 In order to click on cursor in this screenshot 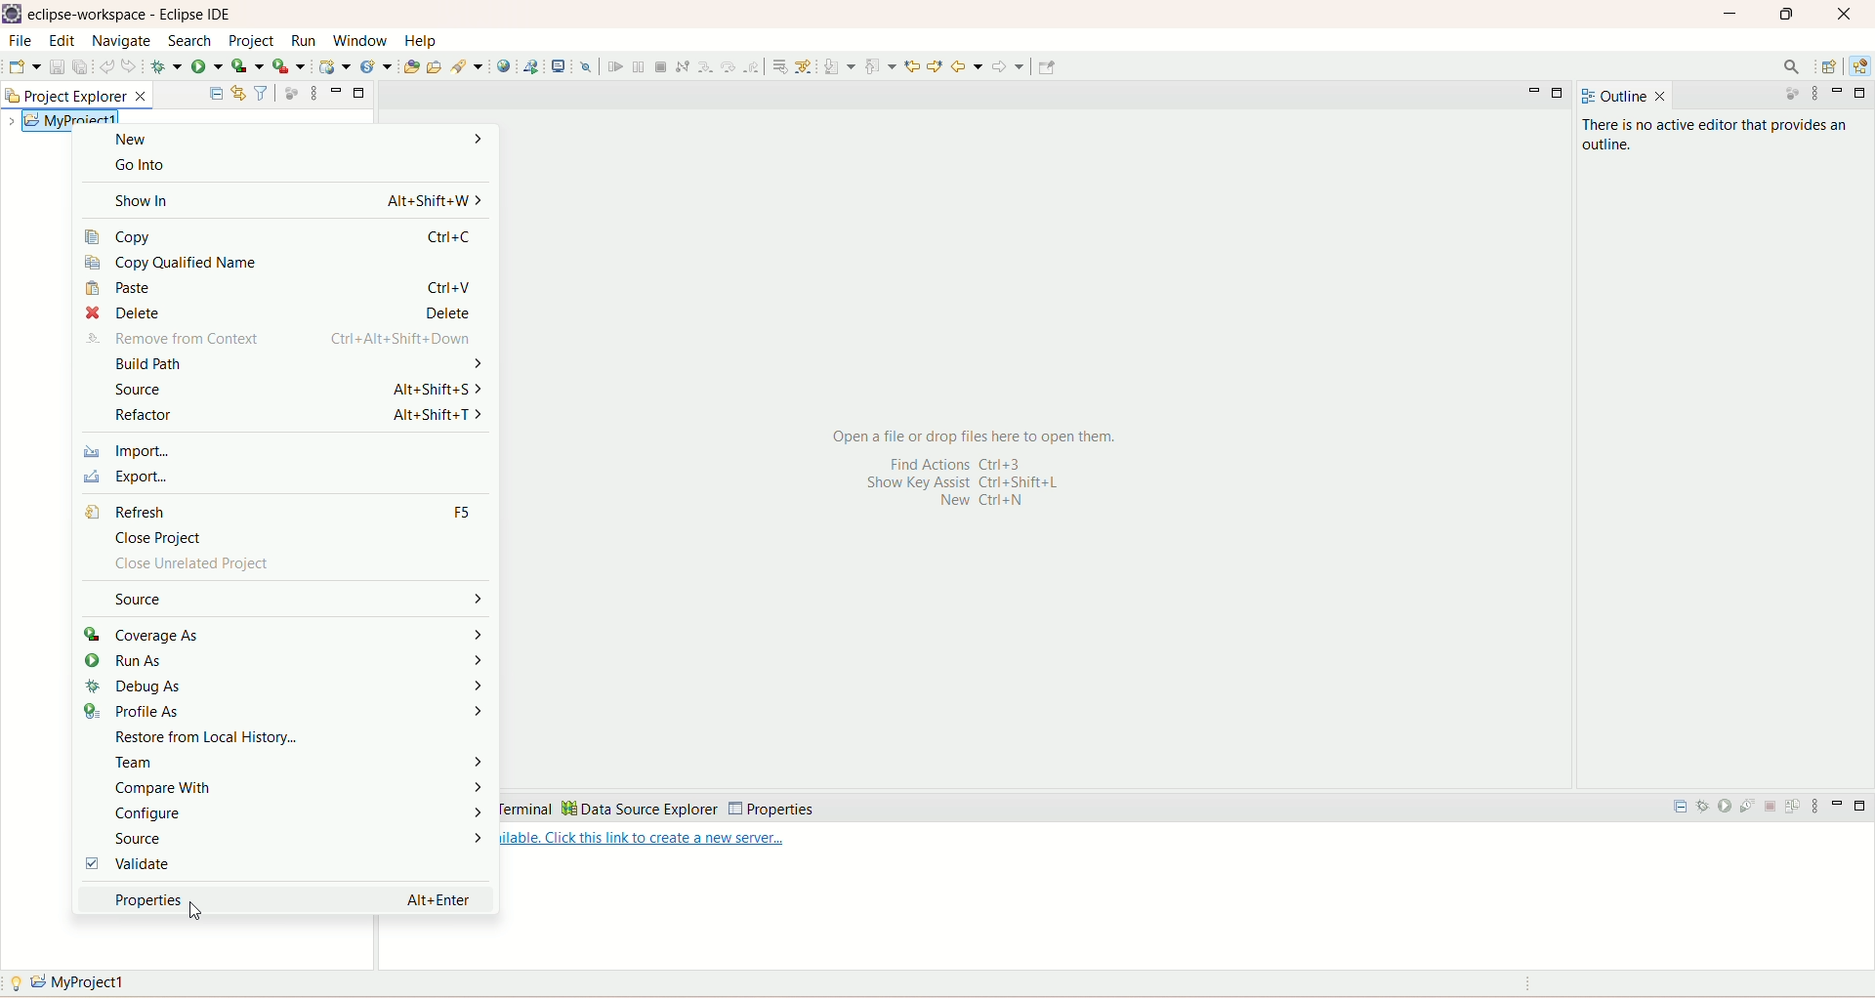, I will do `click(194, 913)`.